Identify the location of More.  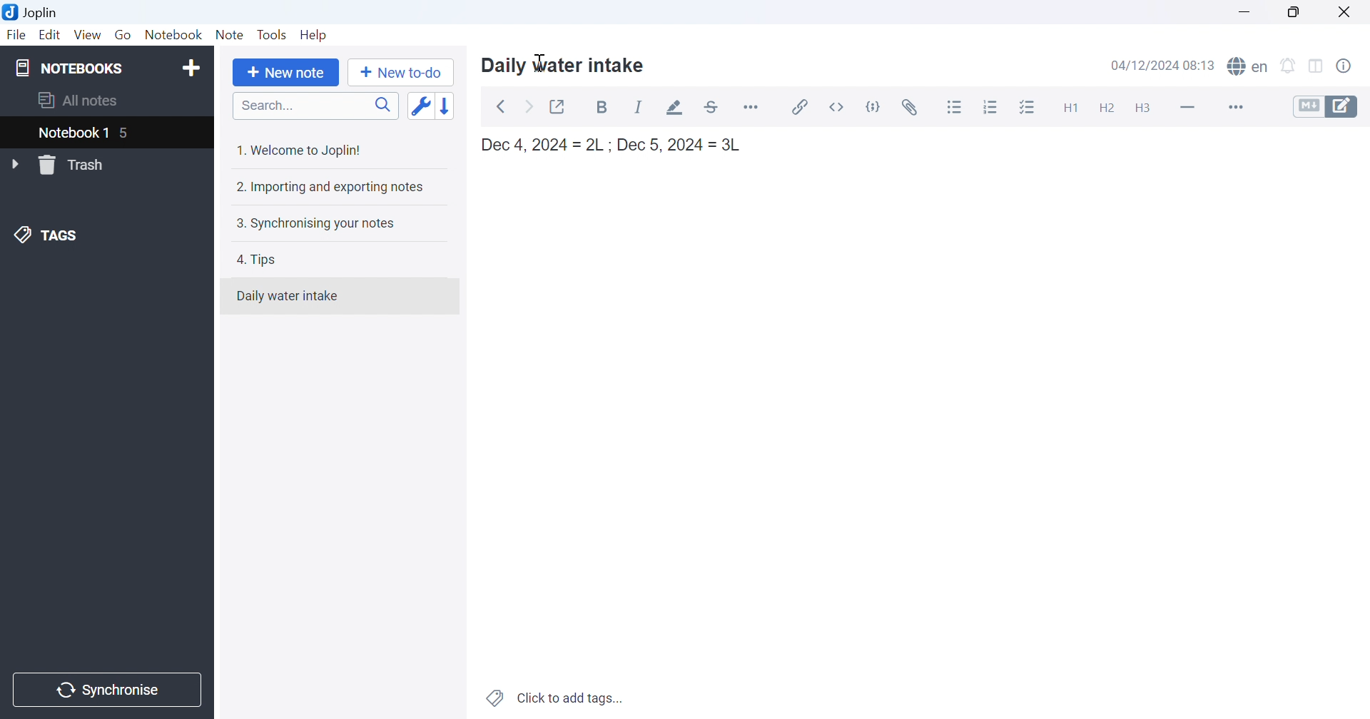
(1229, 107).